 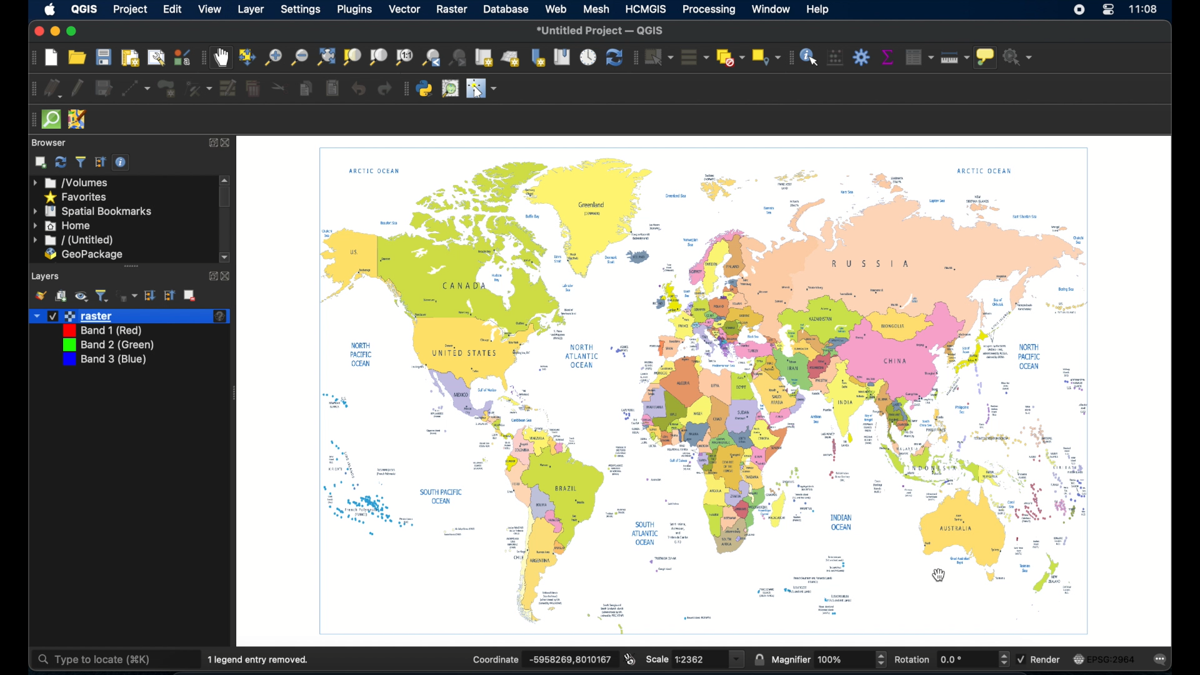 I want to click on style manager, so click(x=181, y=57).